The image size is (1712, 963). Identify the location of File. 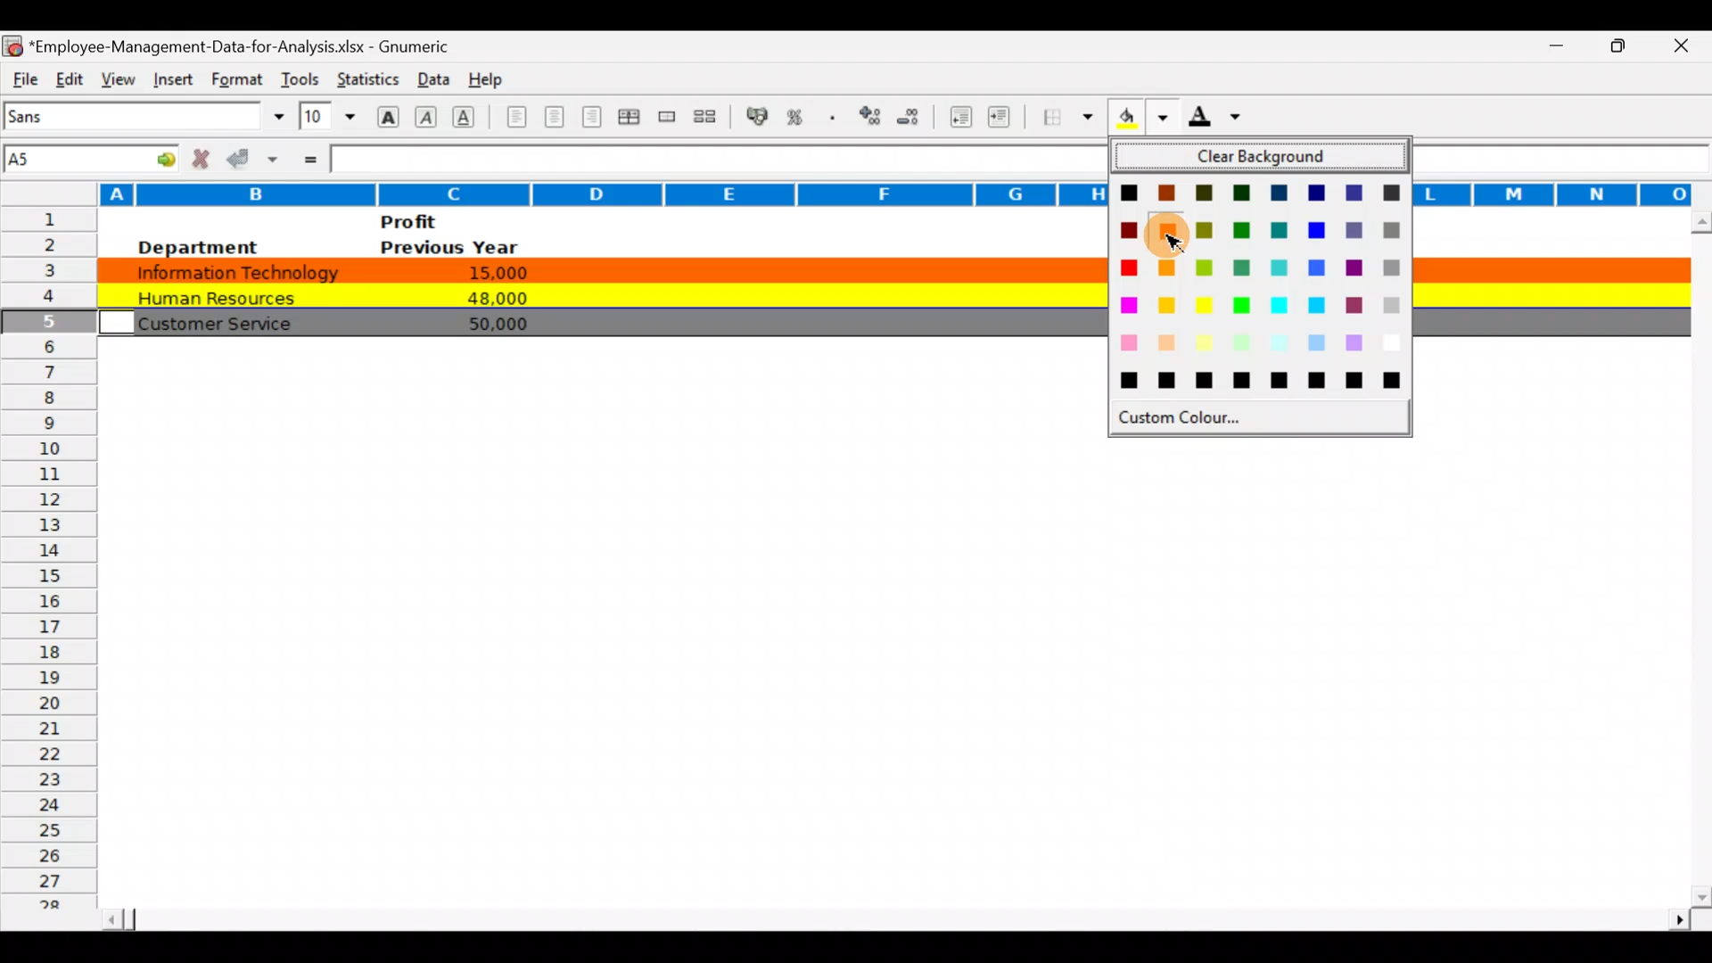
(23, 77).